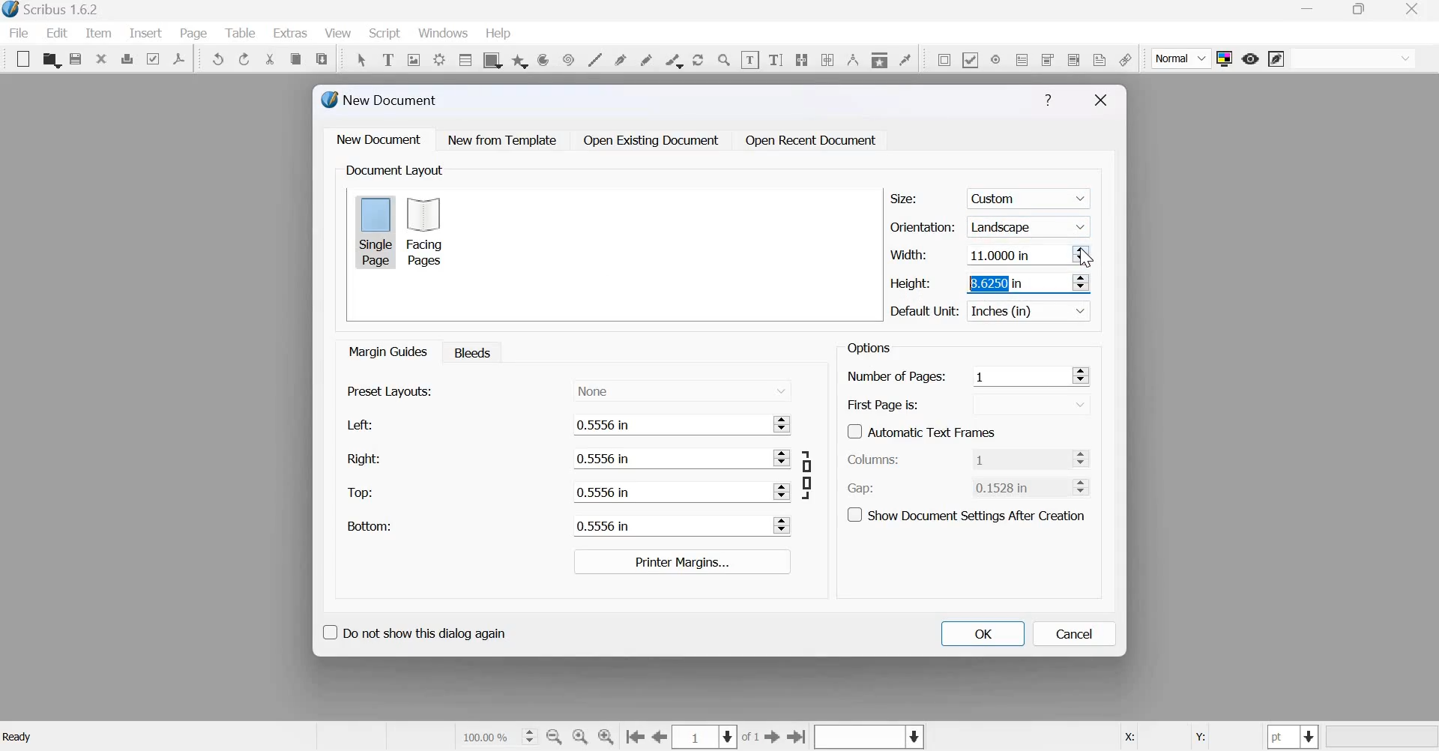  Describe the element at coordinates (1416, 9) in the screenshot. I see `close` at that location.